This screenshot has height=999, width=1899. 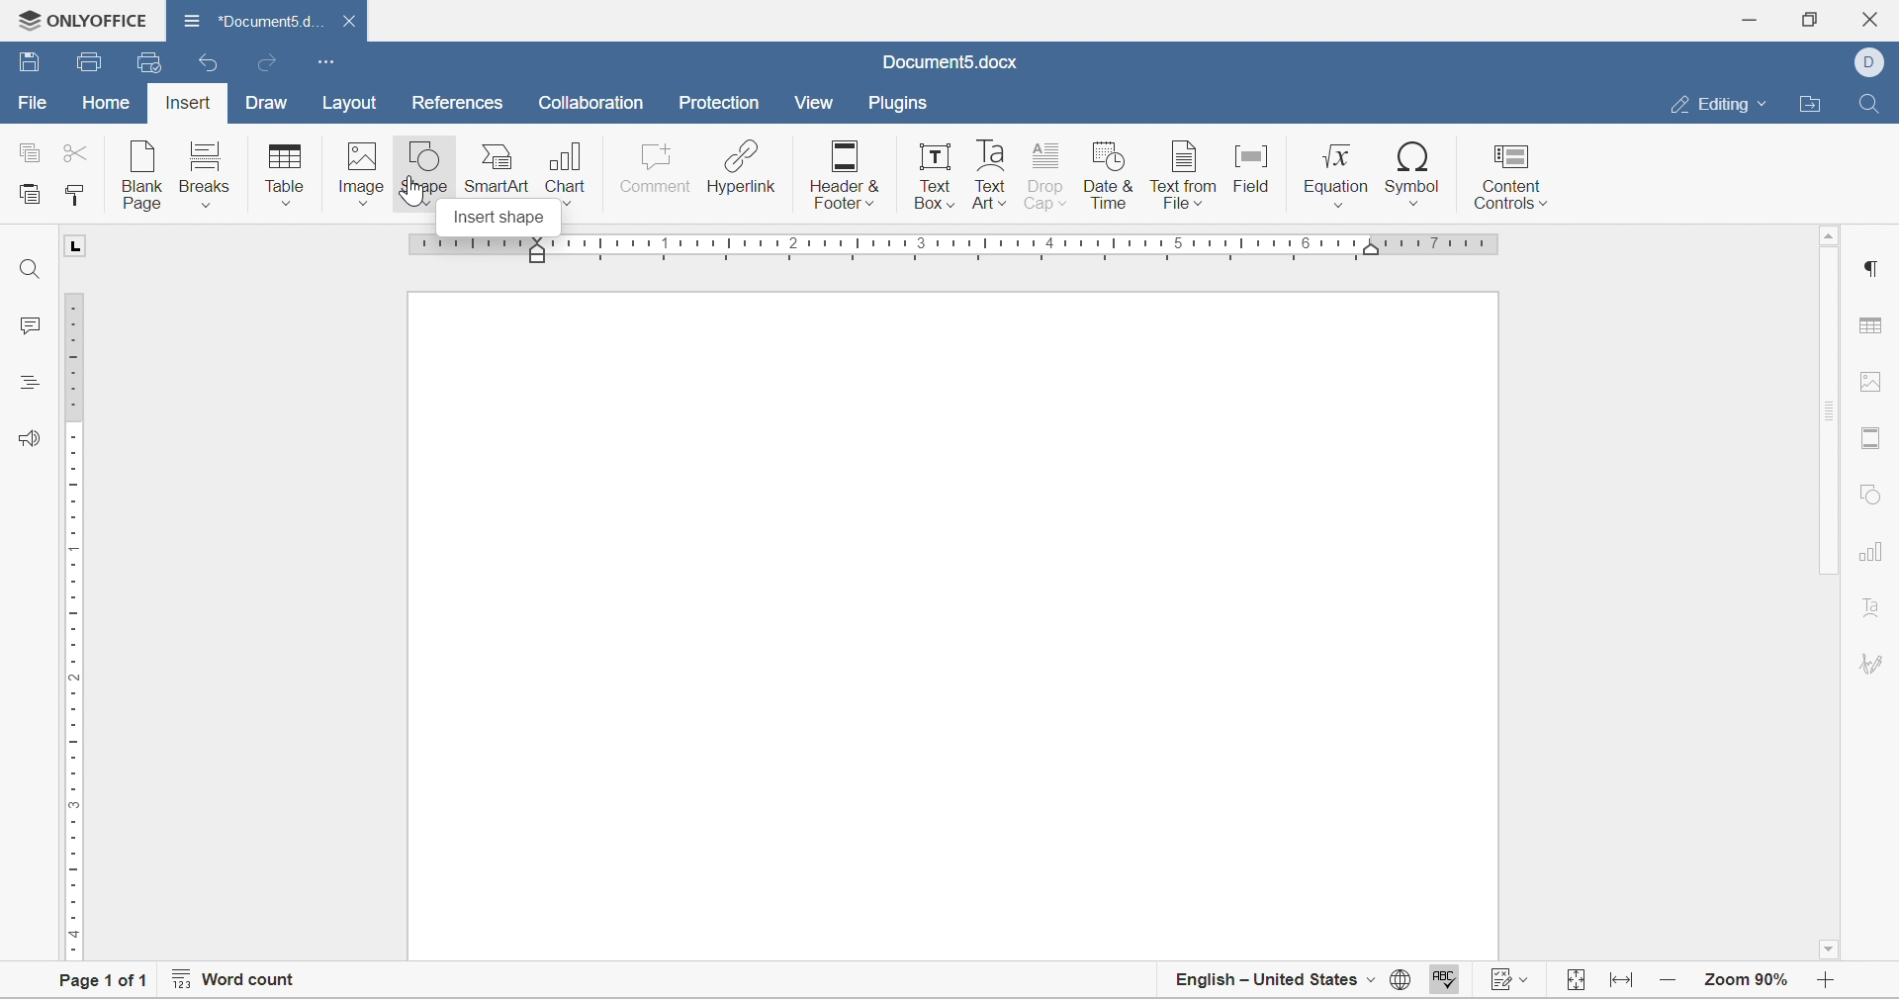 I want to click on insert shape, so click(x=497, y=217).